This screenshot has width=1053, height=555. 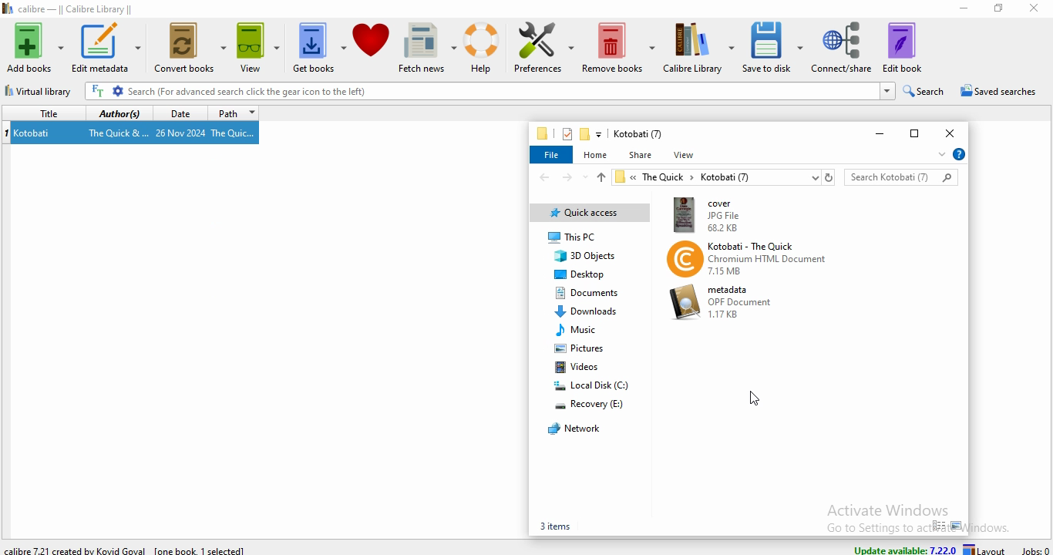 What do you see at coordinates (319, 49) in the screenshot?
I see `get books` at bounding box center [319, 49].